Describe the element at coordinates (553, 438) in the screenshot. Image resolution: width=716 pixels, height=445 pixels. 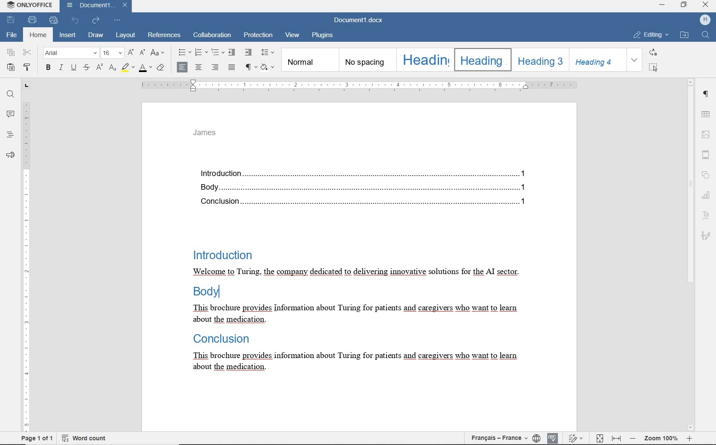
I see `SPELL CHECKING` at that location.